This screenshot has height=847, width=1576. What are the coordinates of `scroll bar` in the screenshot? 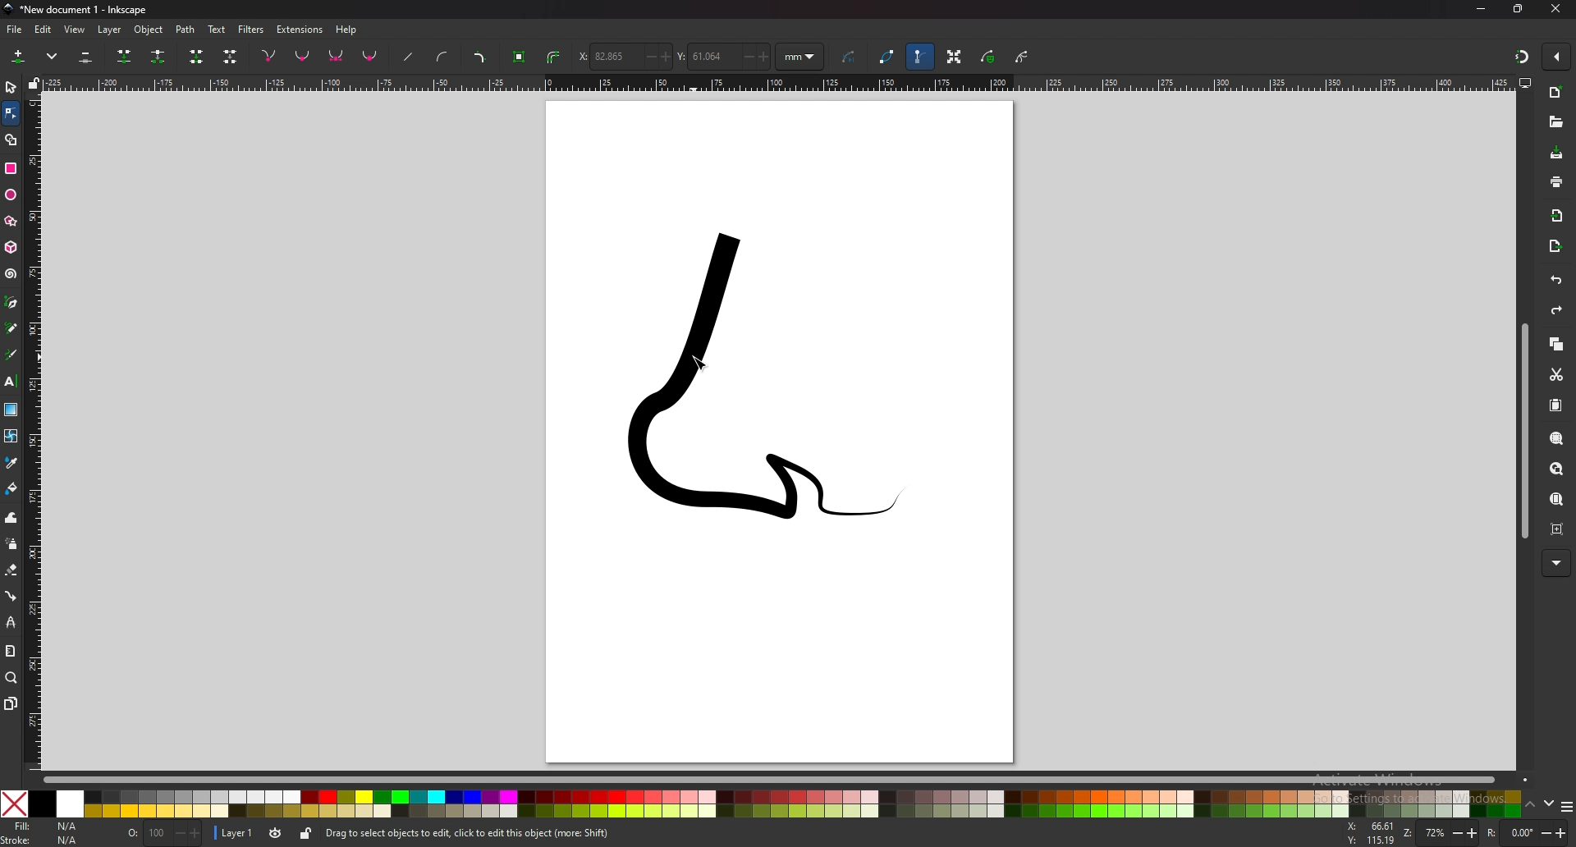 It's located at (1524, 431).